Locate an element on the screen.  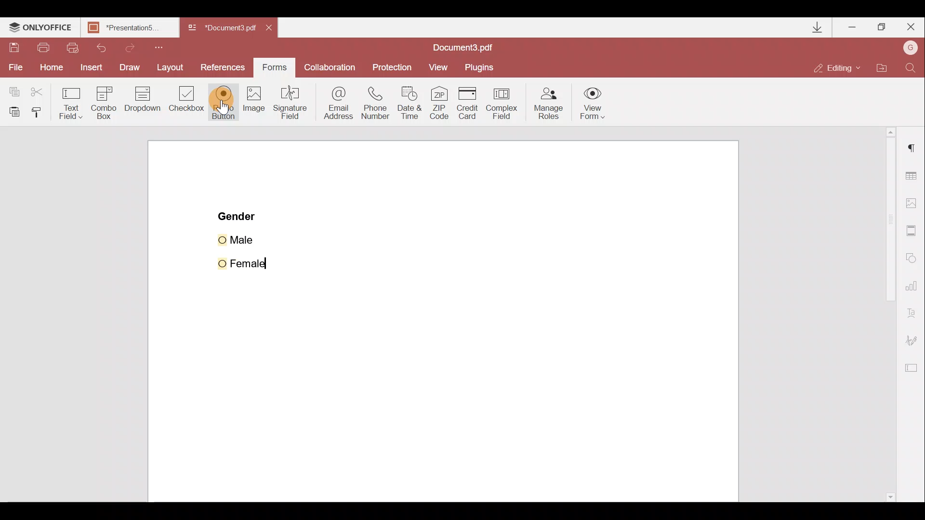
Layout is located at coordinates (172, 69).